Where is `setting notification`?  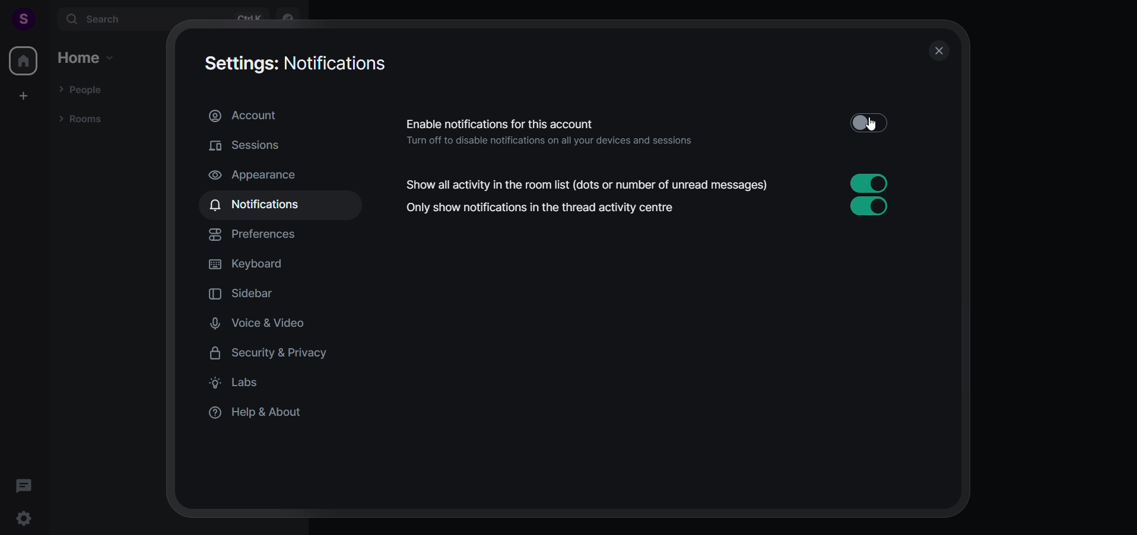
setting notification is located at coordinates (298, 65).